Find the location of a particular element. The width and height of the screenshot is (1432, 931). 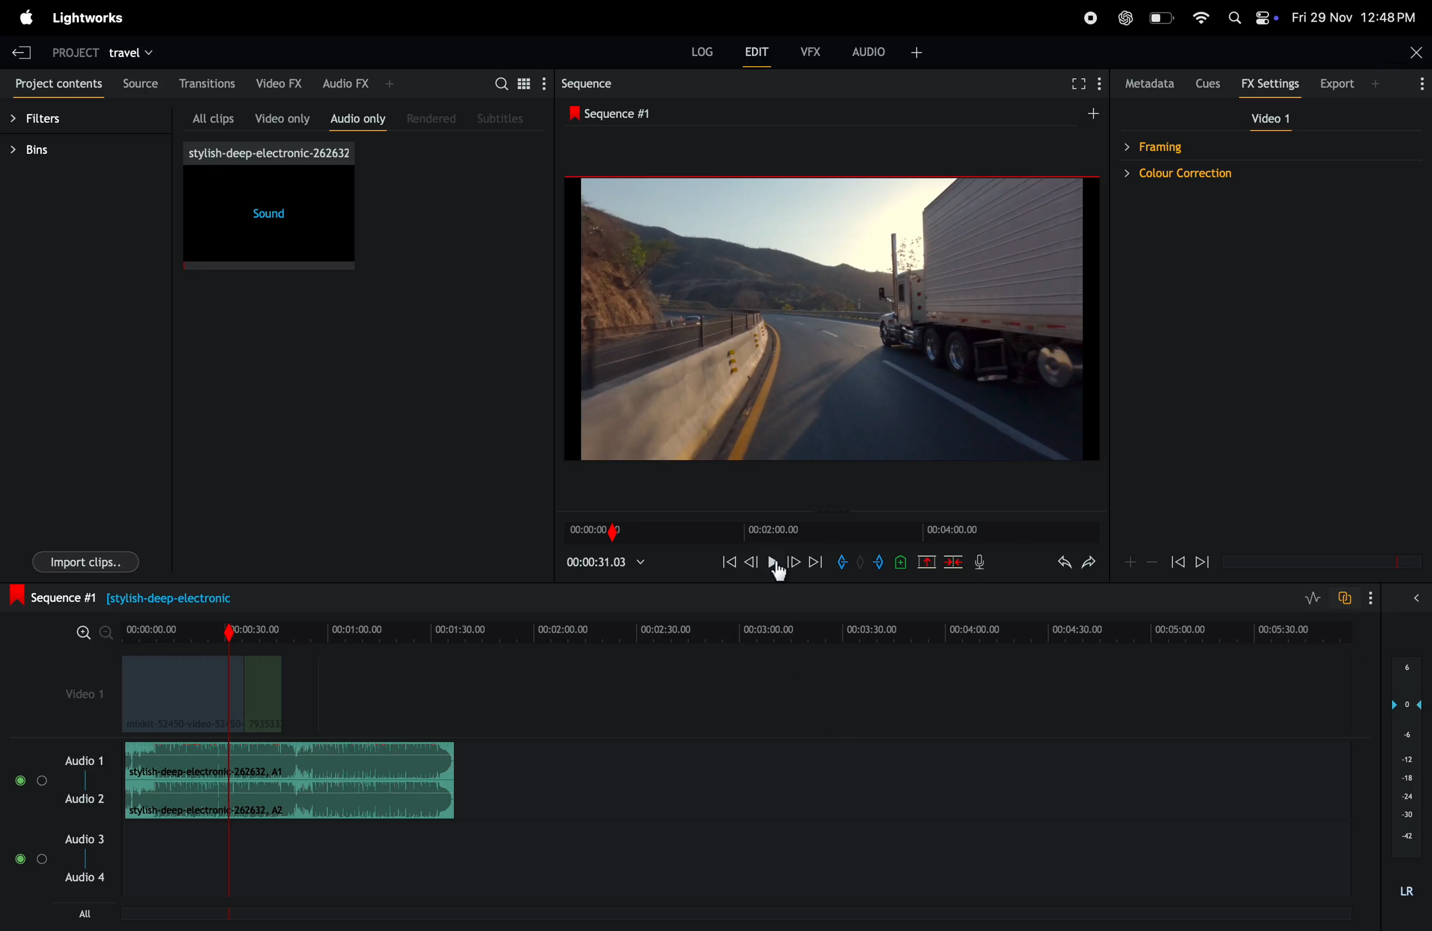

Toggle is located at coordinates (20, 781).